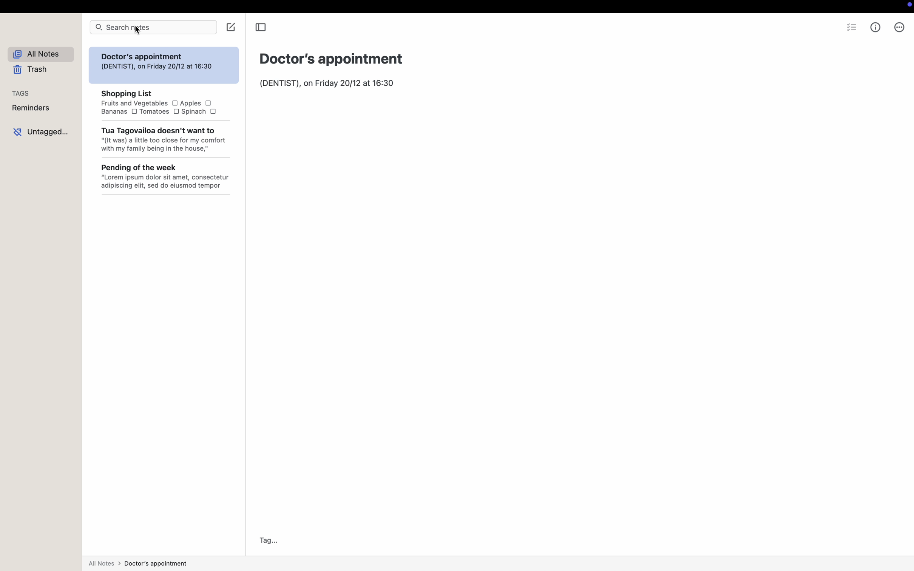 The image size is (914, 571). What do you see at coordinates (262, 28) in the screenshot?
I see `toggle sidebar` at bounding box center [262, 28].